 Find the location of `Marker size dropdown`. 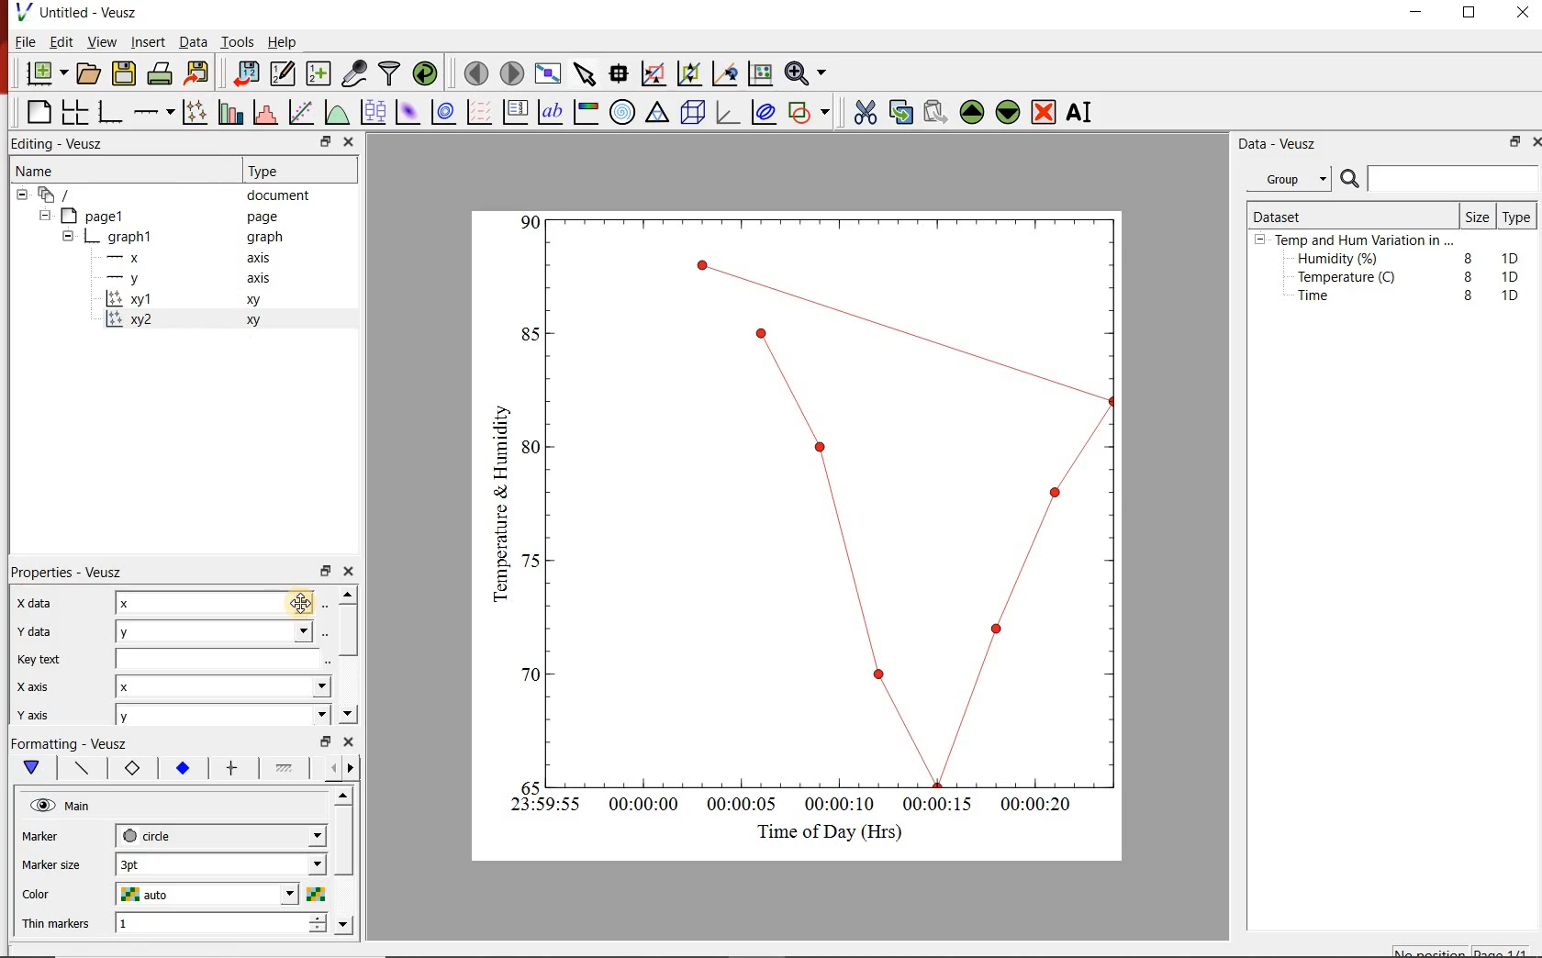

Marker size dropdown is located at coordinates (274, 865).